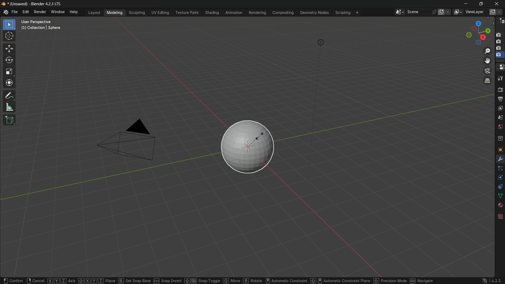 The width and height of the screenshot is (505, 284). I want to click on measure, so click(9, 108).